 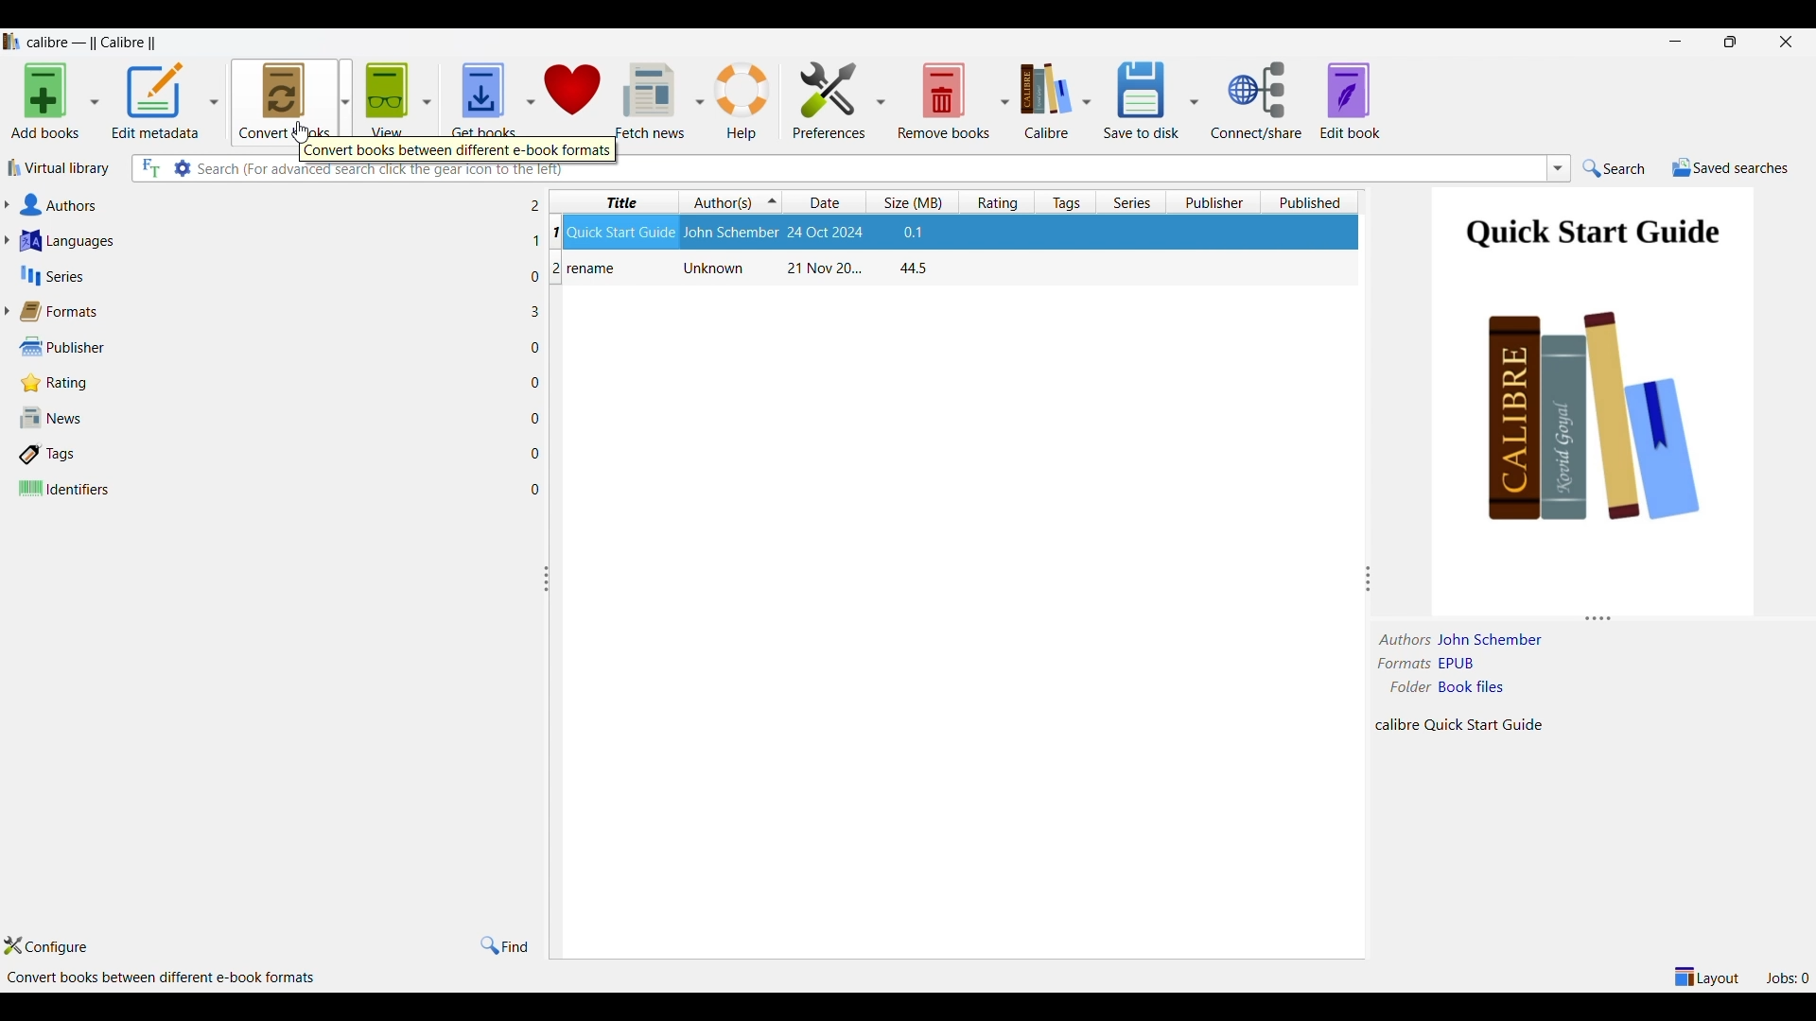 I want to click on Preference options, so click(x=880, y=99).